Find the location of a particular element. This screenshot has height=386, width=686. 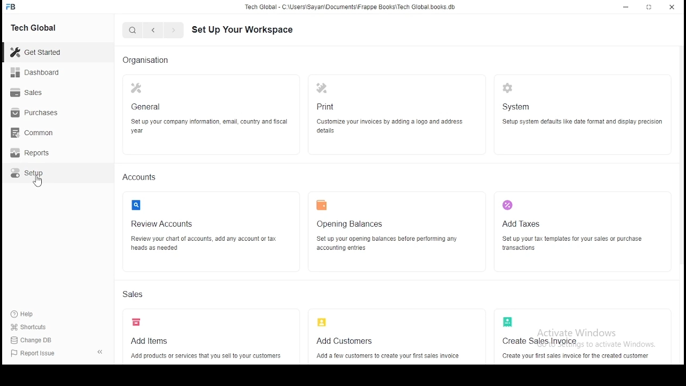

close  is located at coordinates (671, 8).